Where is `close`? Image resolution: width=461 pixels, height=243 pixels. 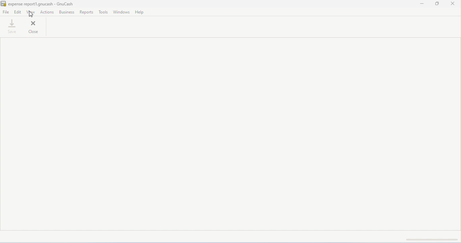
close is located at coordinates (452, 4).